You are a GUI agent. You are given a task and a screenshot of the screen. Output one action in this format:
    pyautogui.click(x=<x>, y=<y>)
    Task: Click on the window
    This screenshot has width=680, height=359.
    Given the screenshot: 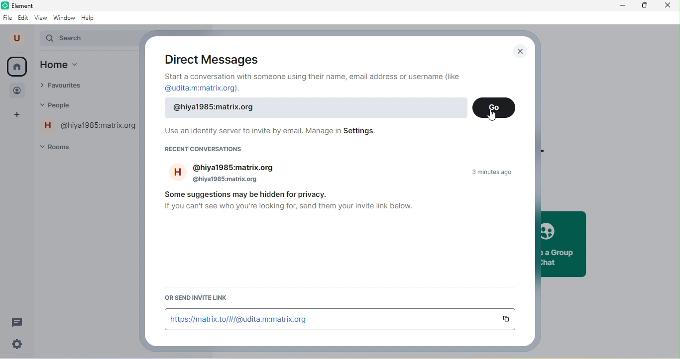 What is the action you would take?
    pyautogui.click(x=64, y=17)
    